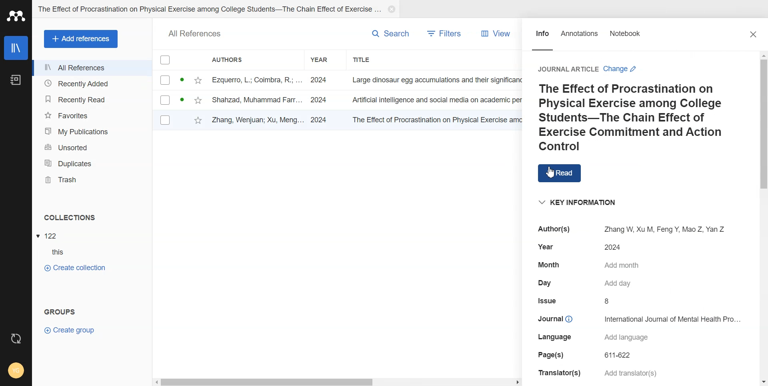  I want to click on All References, so click(92, 68).